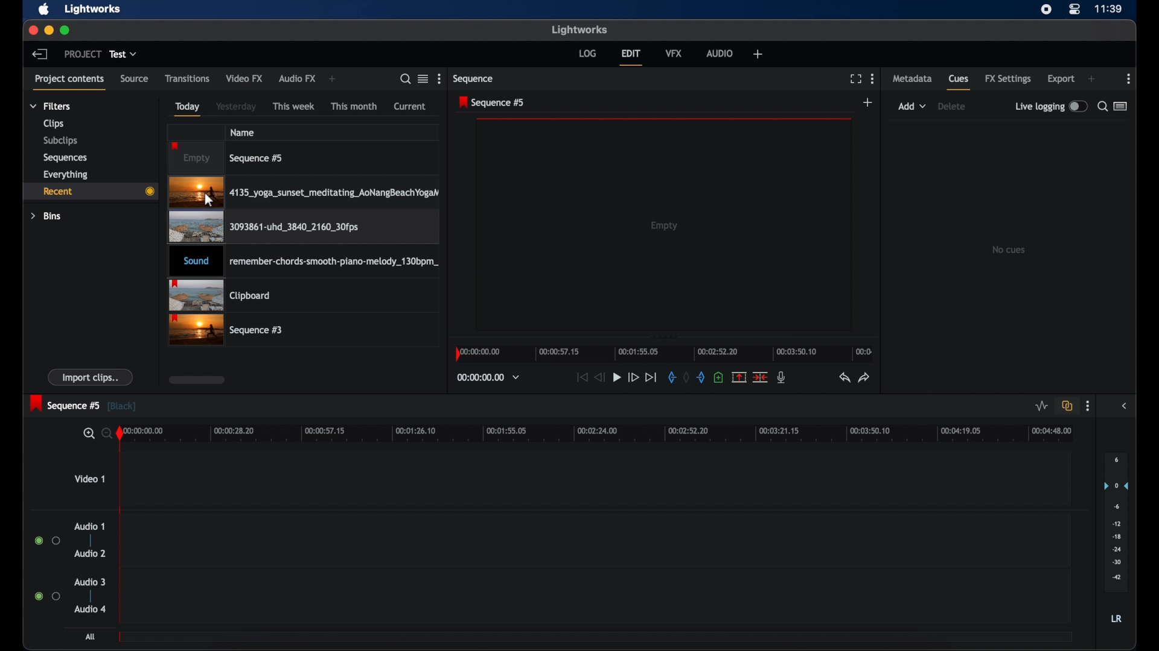 Image resolution: width=1159 pixels, height=651 pixels. I want to click on audio fx, so click(296, 79).